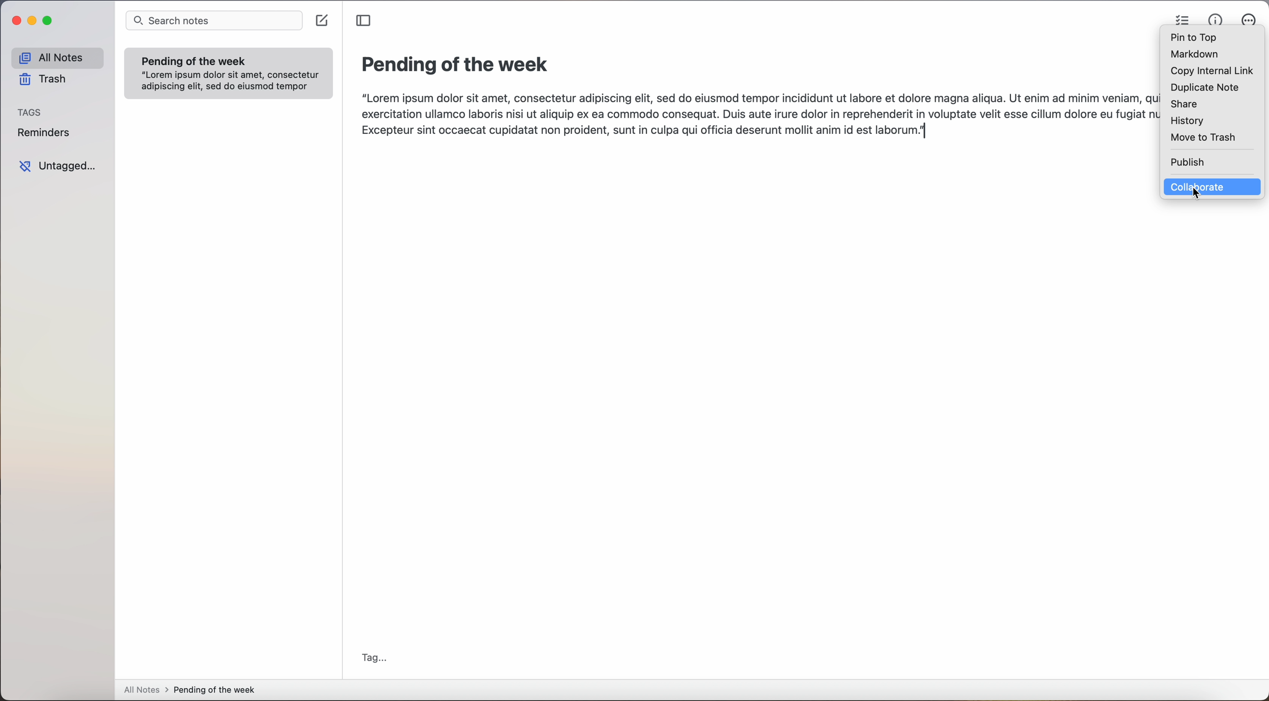  Describe the element at coordinates (33, 21) in the screenshot. I see `minimize app` at that location.